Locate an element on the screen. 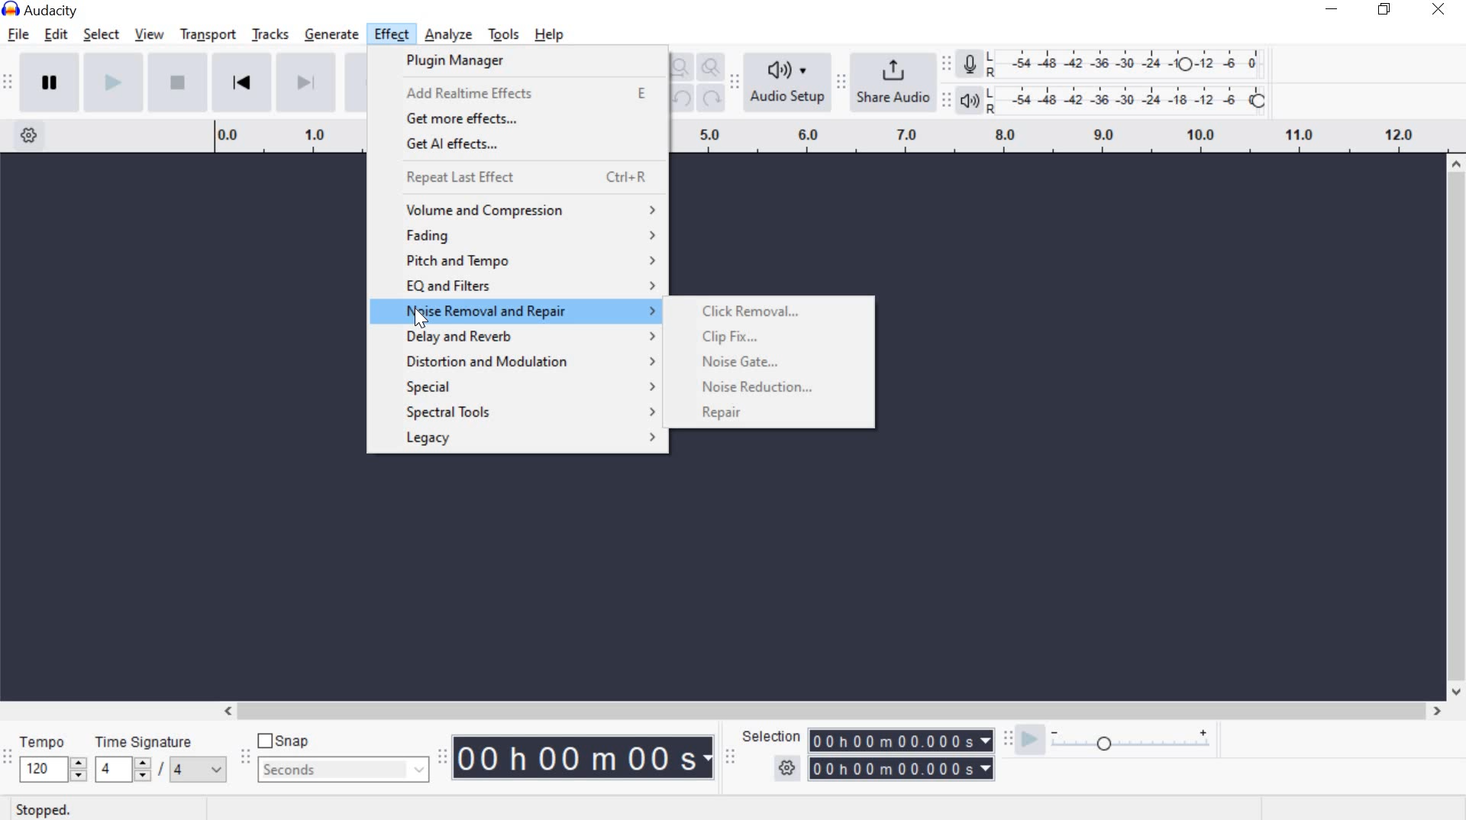  Recording level is located at coordinates (1131, 61).